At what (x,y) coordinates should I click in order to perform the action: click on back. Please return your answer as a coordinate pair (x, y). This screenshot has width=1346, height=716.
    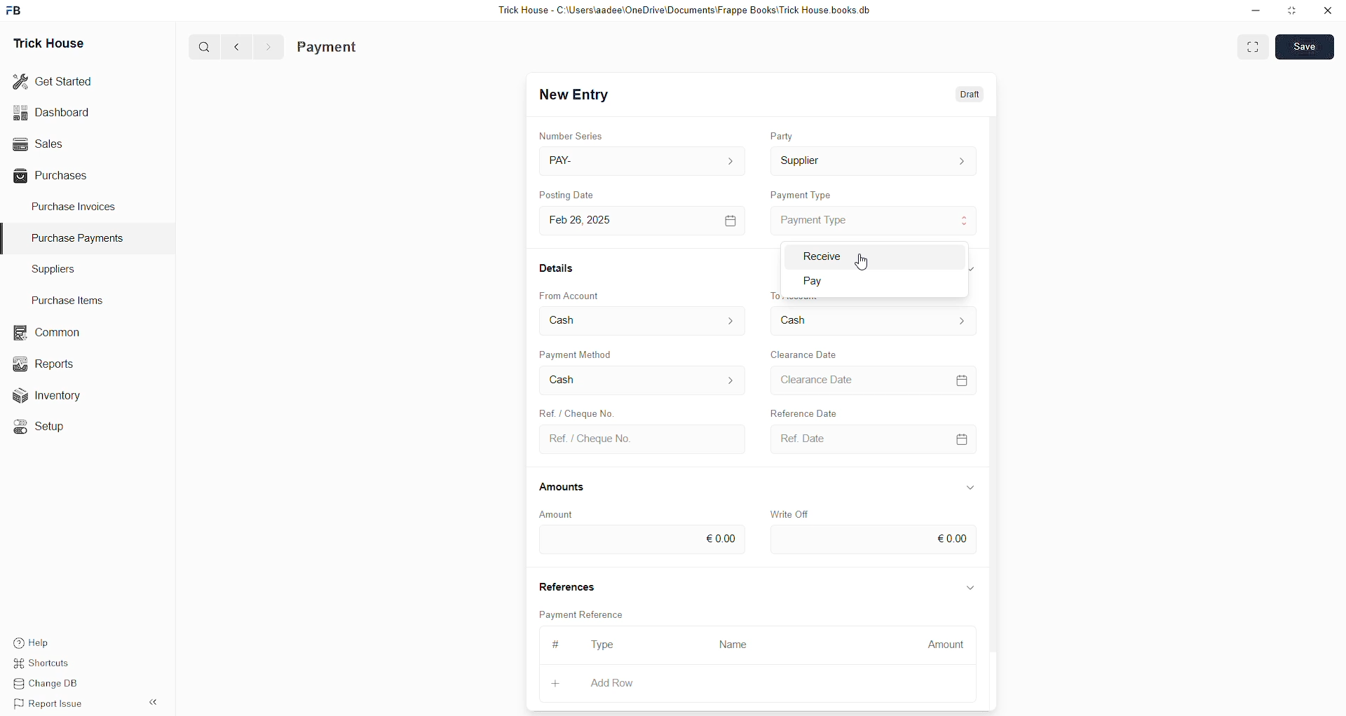
    Looking at the image, I should click on (238, 46).